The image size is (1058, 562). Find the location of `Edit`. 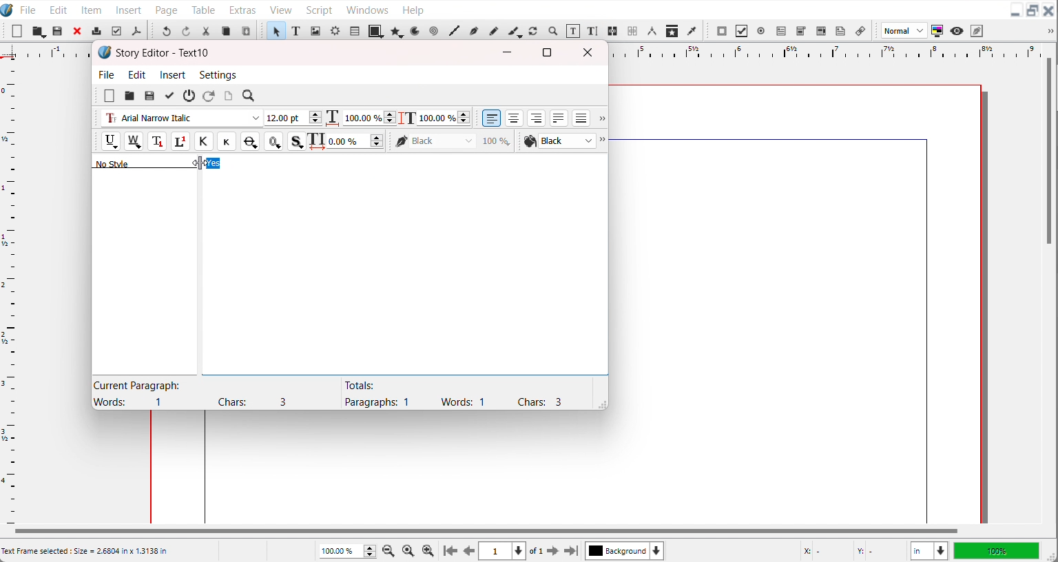

Edit is located at coordinates (56, 9).